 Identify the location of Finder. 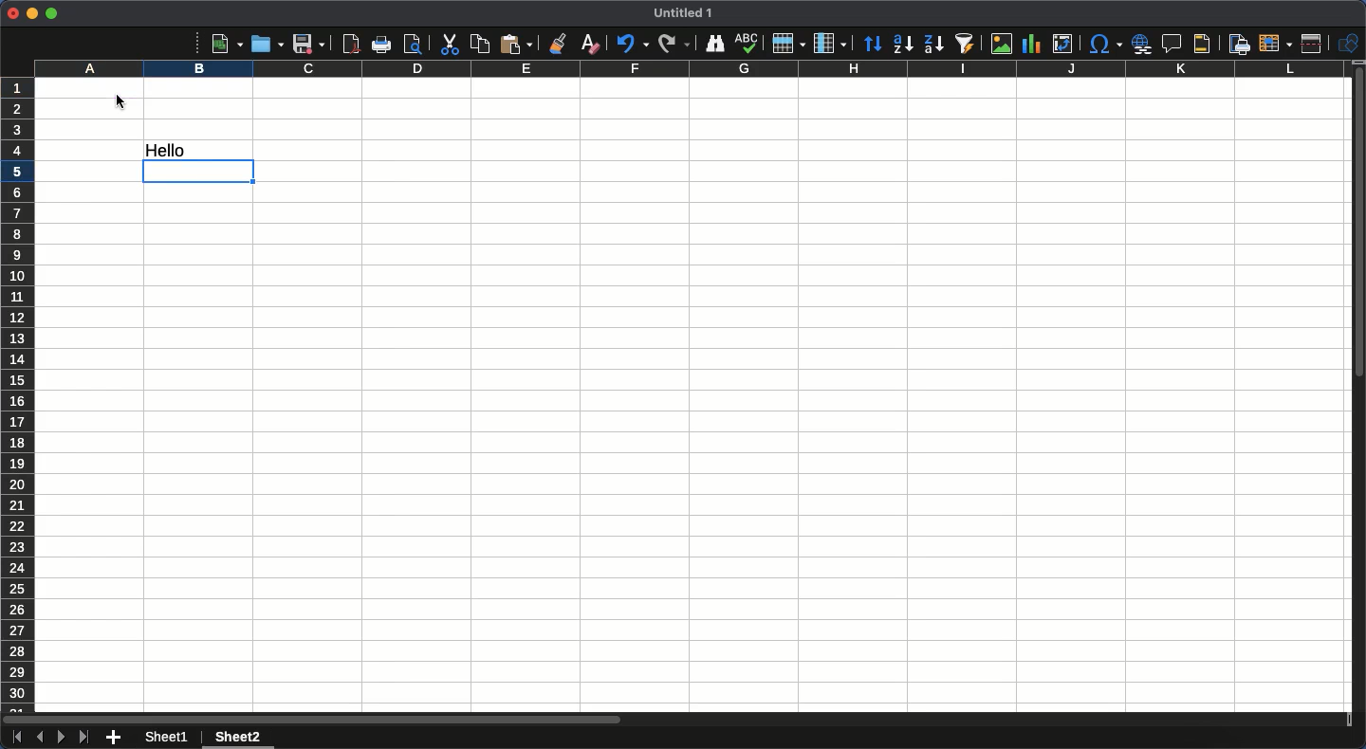
(712, 44).